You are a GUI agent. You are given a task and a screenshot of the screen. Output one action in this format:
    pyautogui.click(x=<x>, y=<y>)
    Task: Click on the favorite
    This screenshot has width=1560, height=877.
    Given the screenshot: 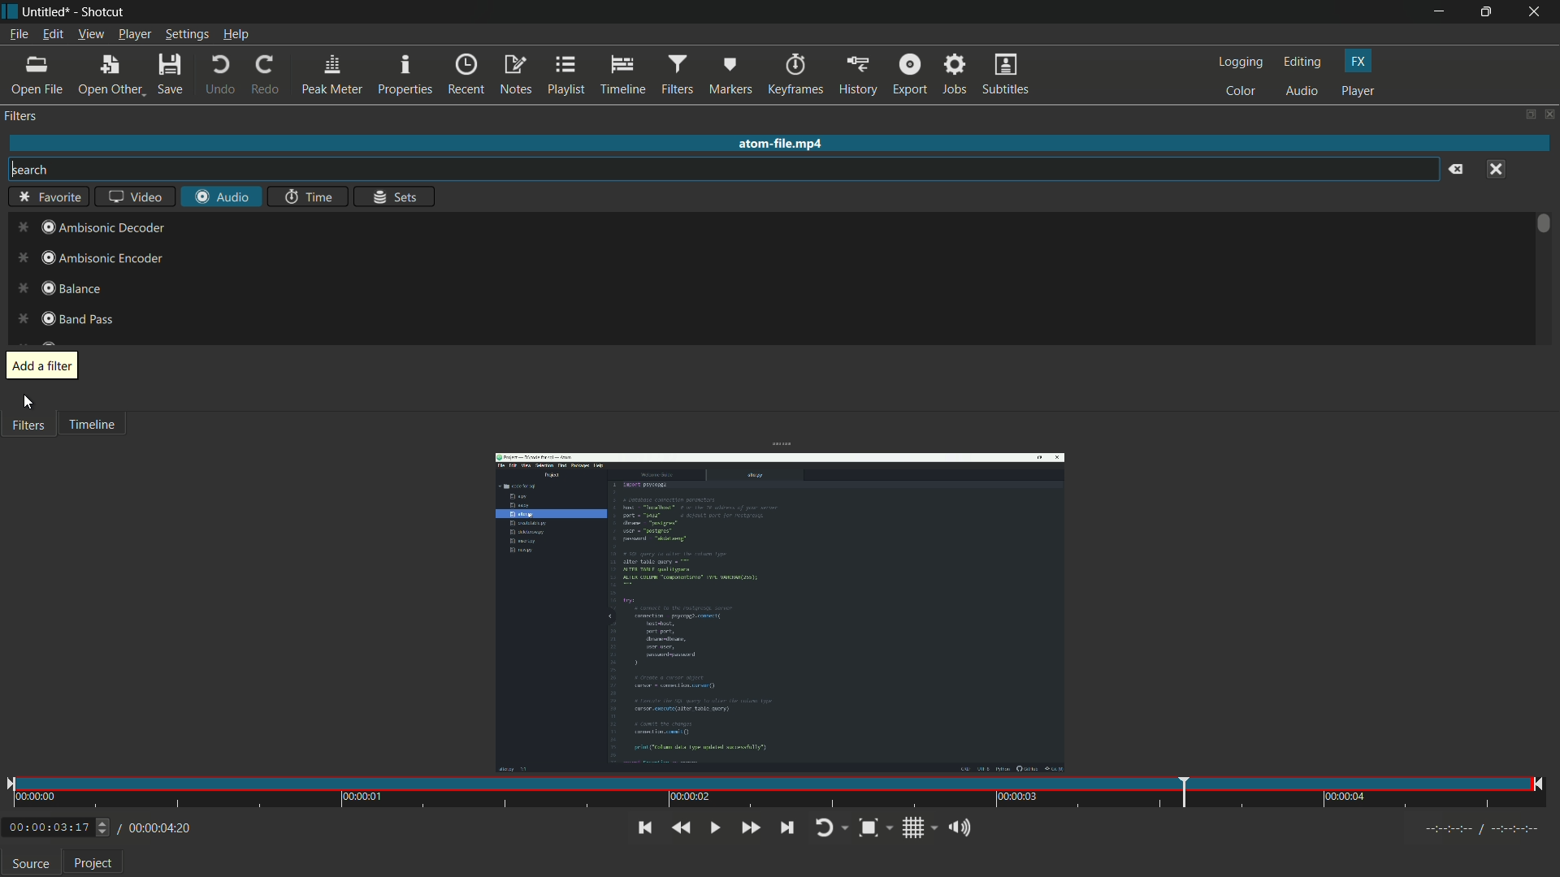 What is the action you would take?
    pyautogui.click(x=47, y=196)
    